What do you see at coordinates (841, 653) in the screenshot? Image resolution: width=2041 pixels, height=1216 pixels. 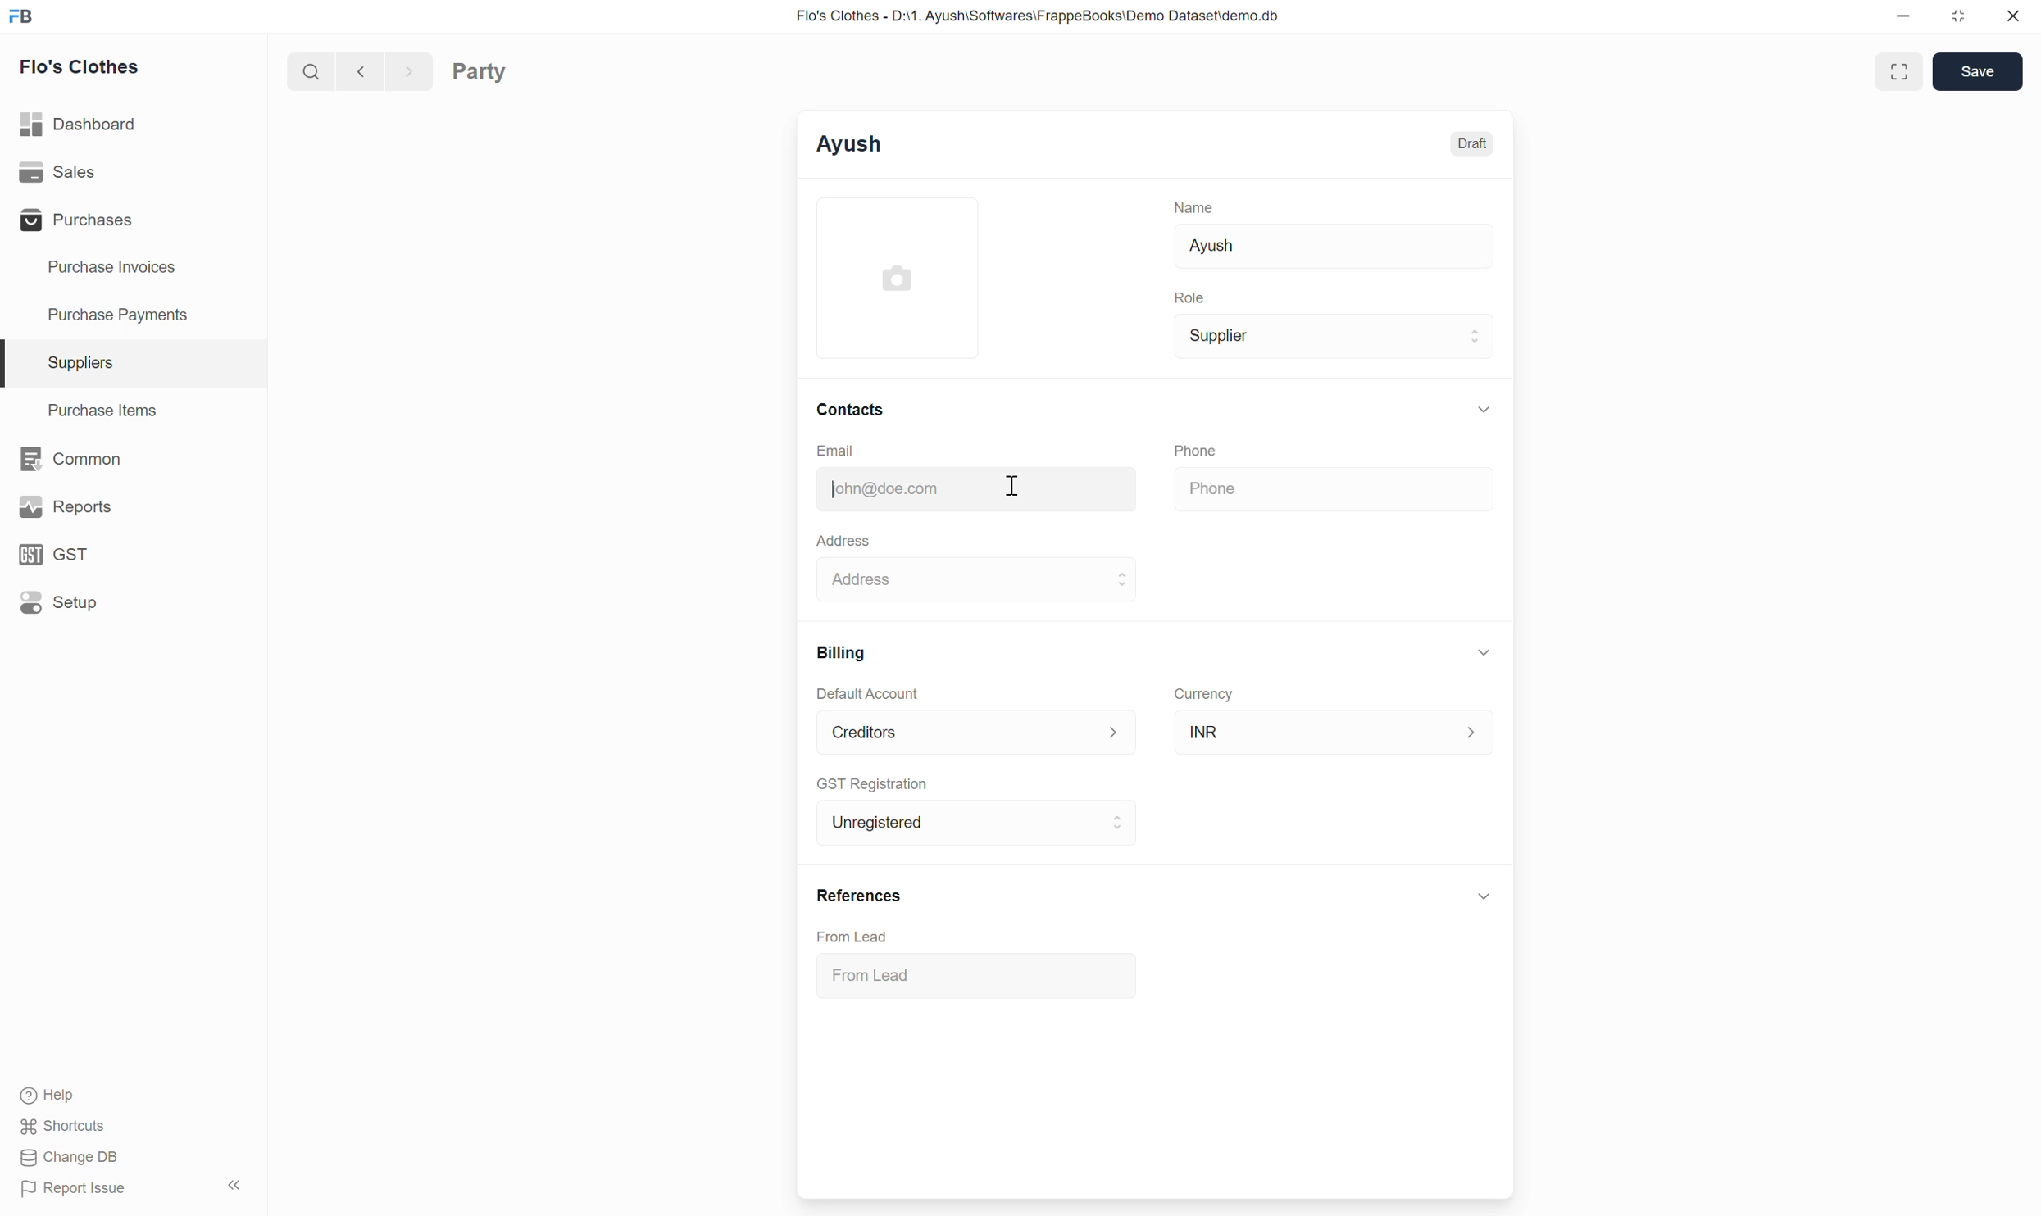 I see `Billing` at bounding box center [841, 653].